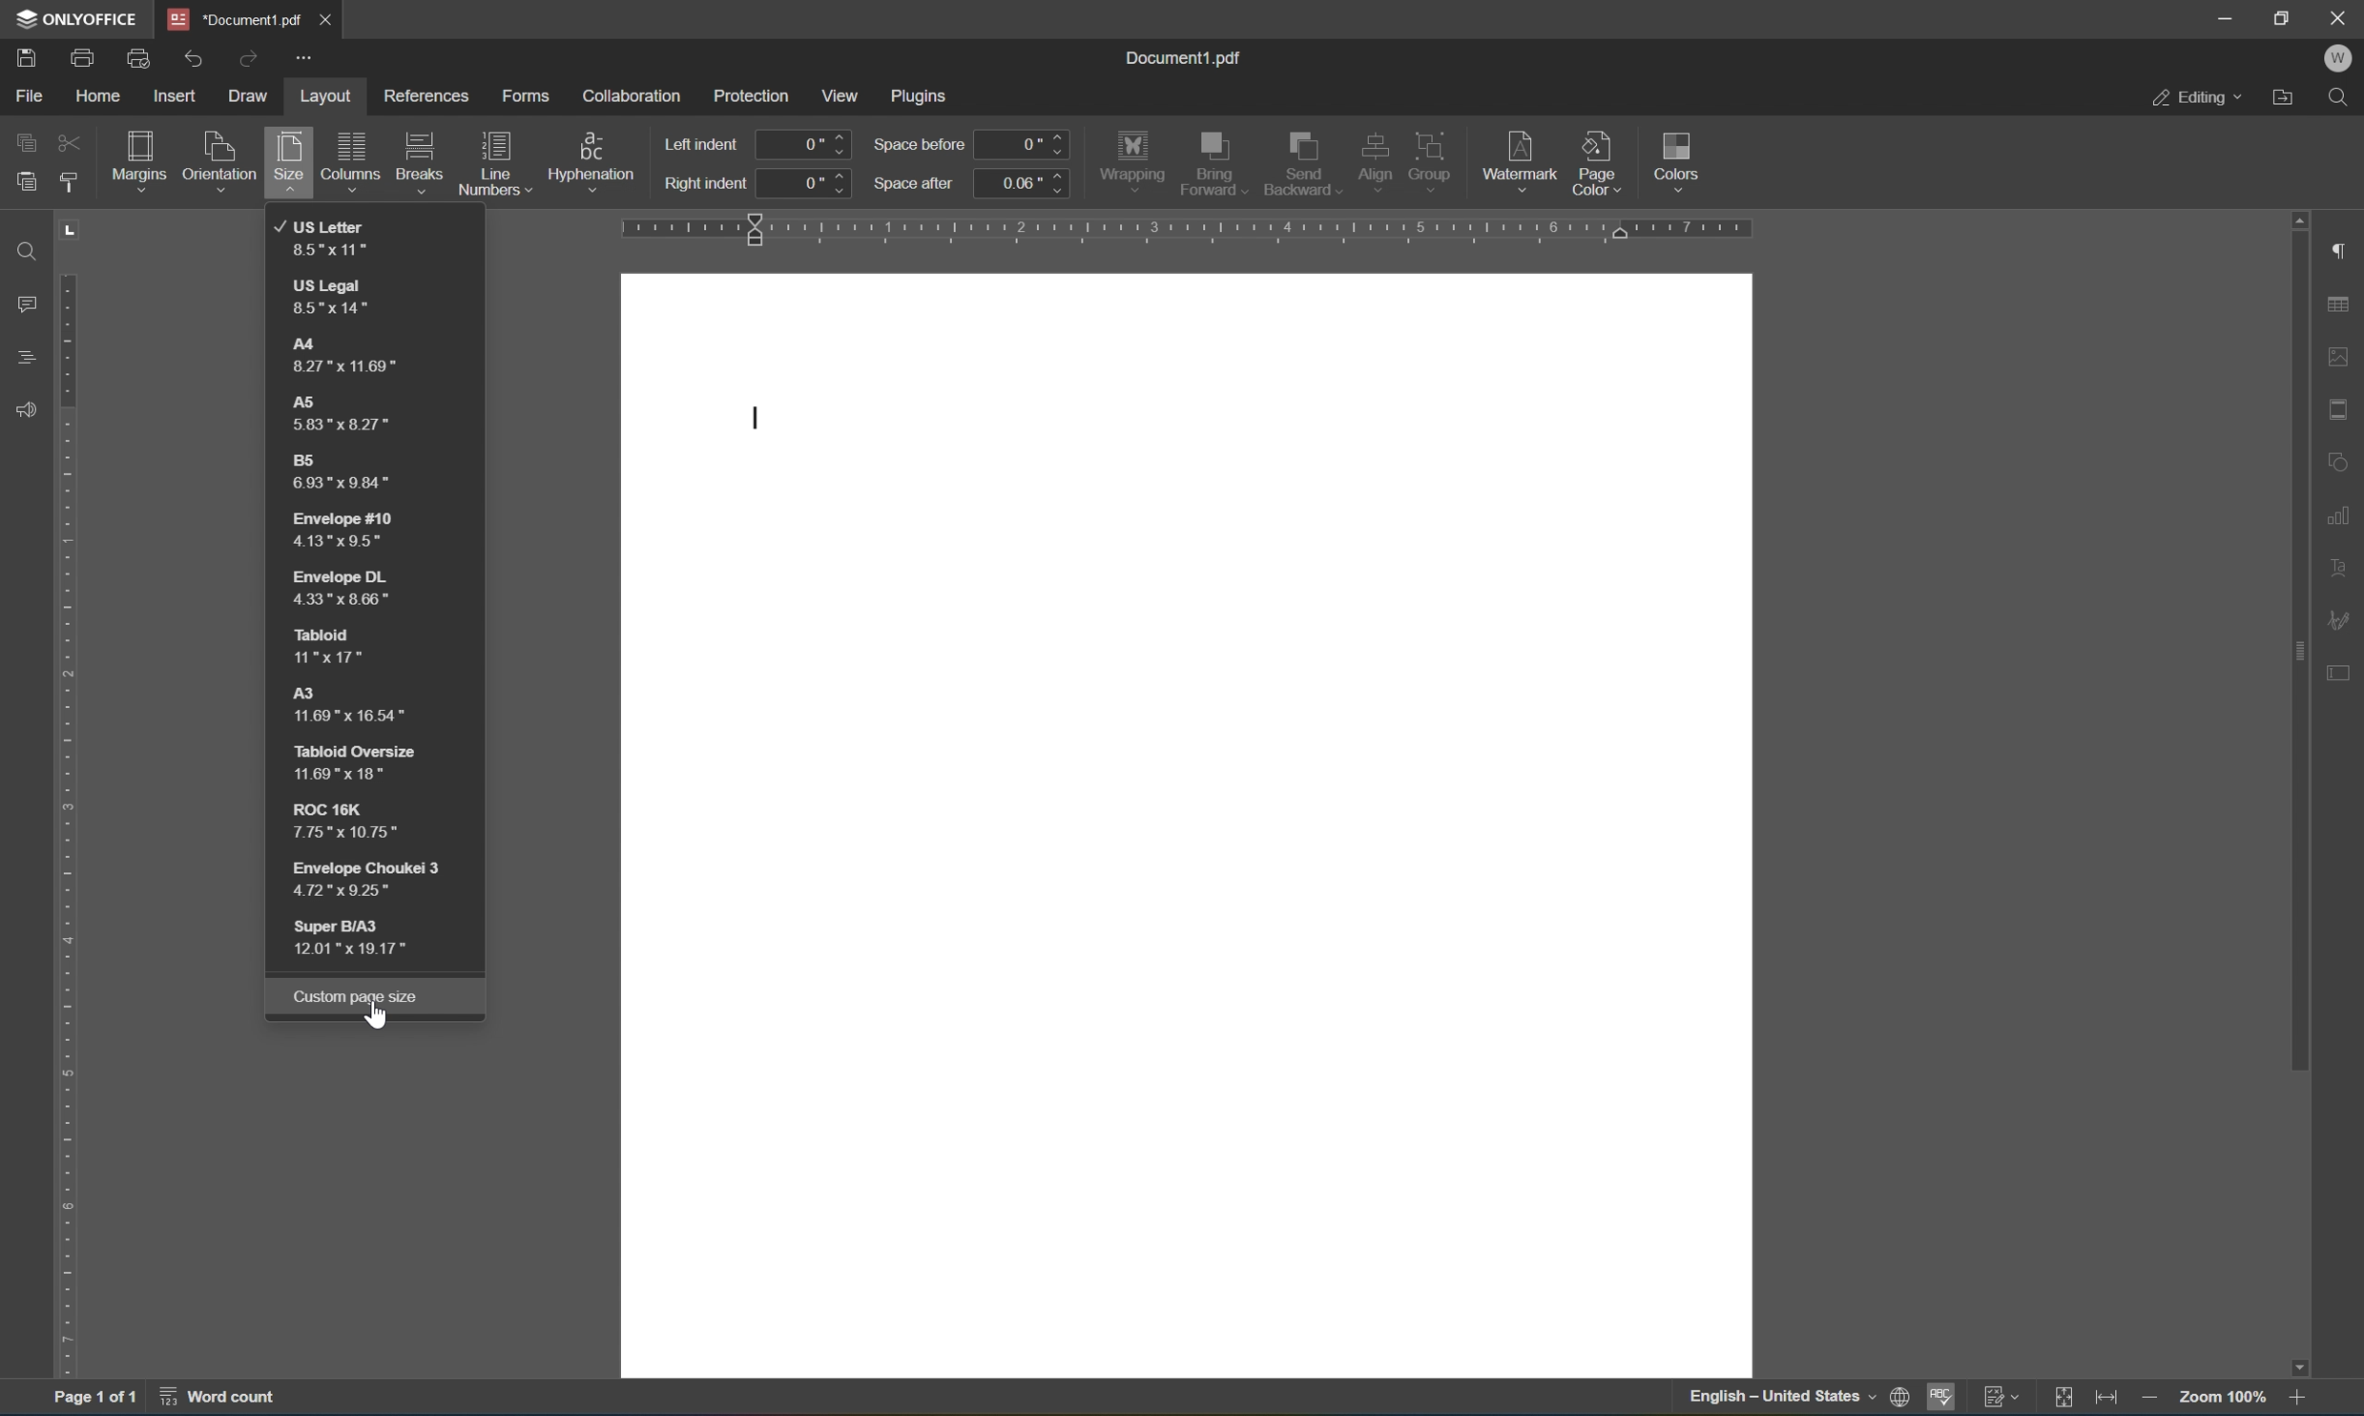 This screenshot has width=2364, height=1416. What do you see at coordinates (2343, 250) in the screenshot?
I see `paragraph settings` at bounding box center [2343, 250].